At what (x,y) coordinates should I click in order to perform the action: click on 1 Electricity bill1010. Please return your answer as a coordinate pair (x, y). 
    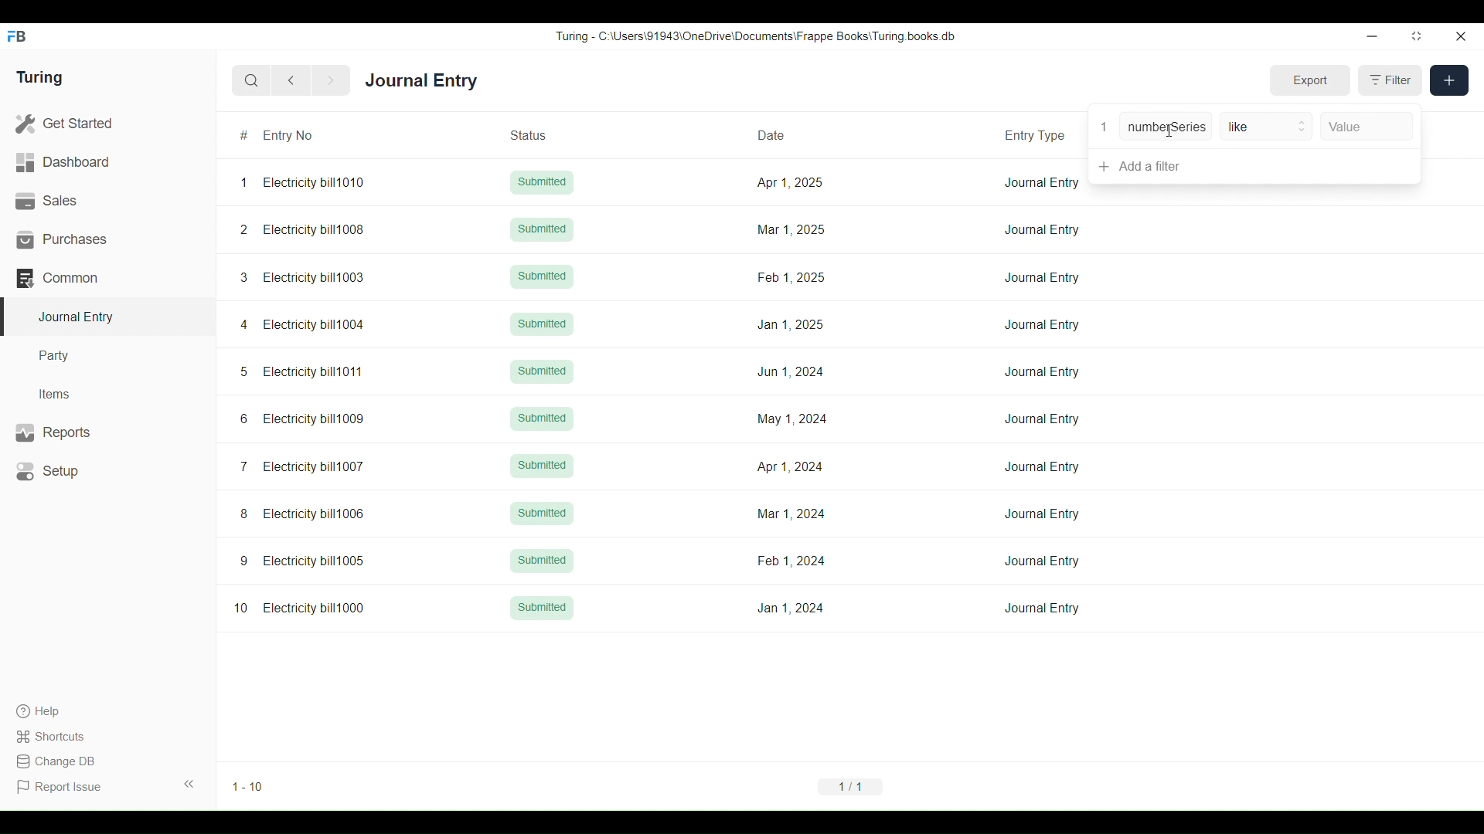
    Looking at the image, I should click on (302, 182).